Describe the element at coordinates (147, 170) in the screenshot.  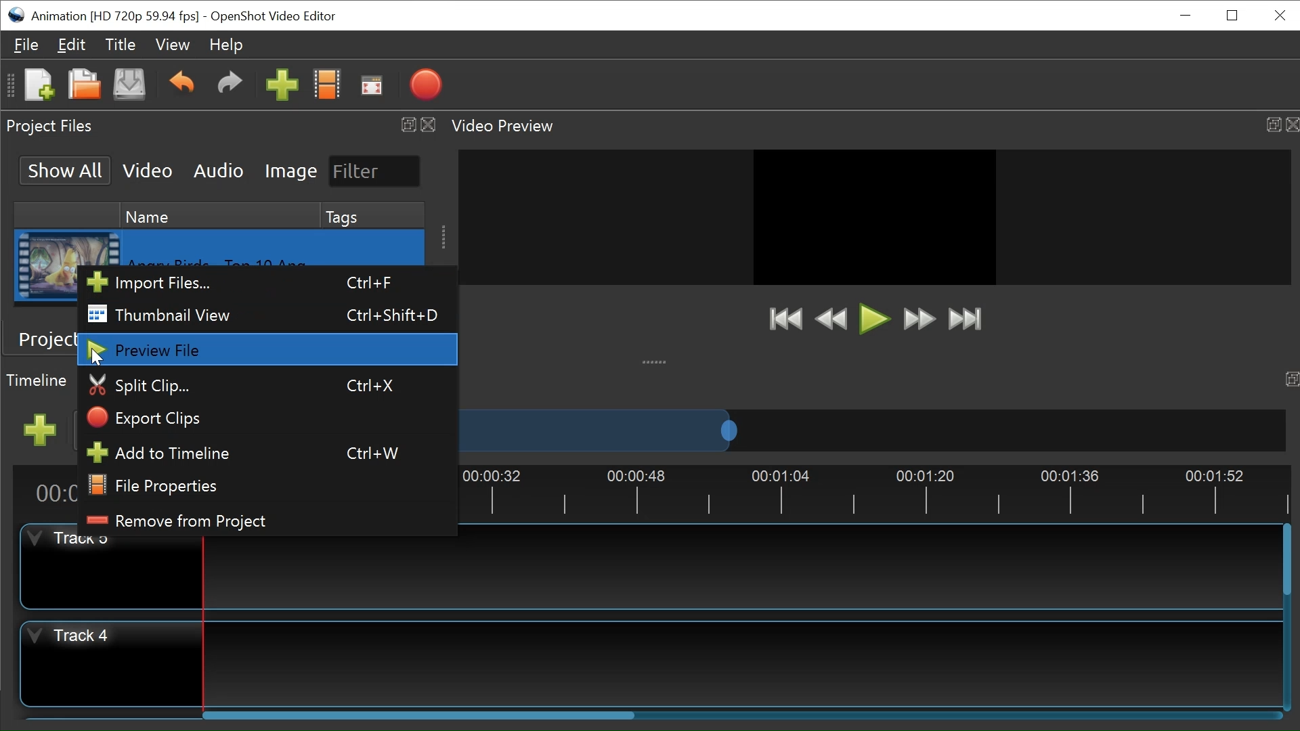
I see `Video` at that location.